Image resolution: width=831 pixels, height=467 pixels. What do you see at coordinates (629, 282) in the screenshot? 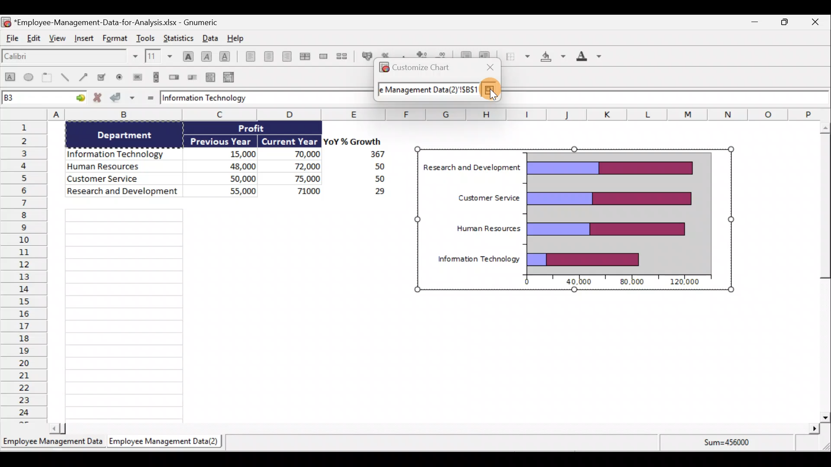
I see `80.000` at bounding box center [629, 282].